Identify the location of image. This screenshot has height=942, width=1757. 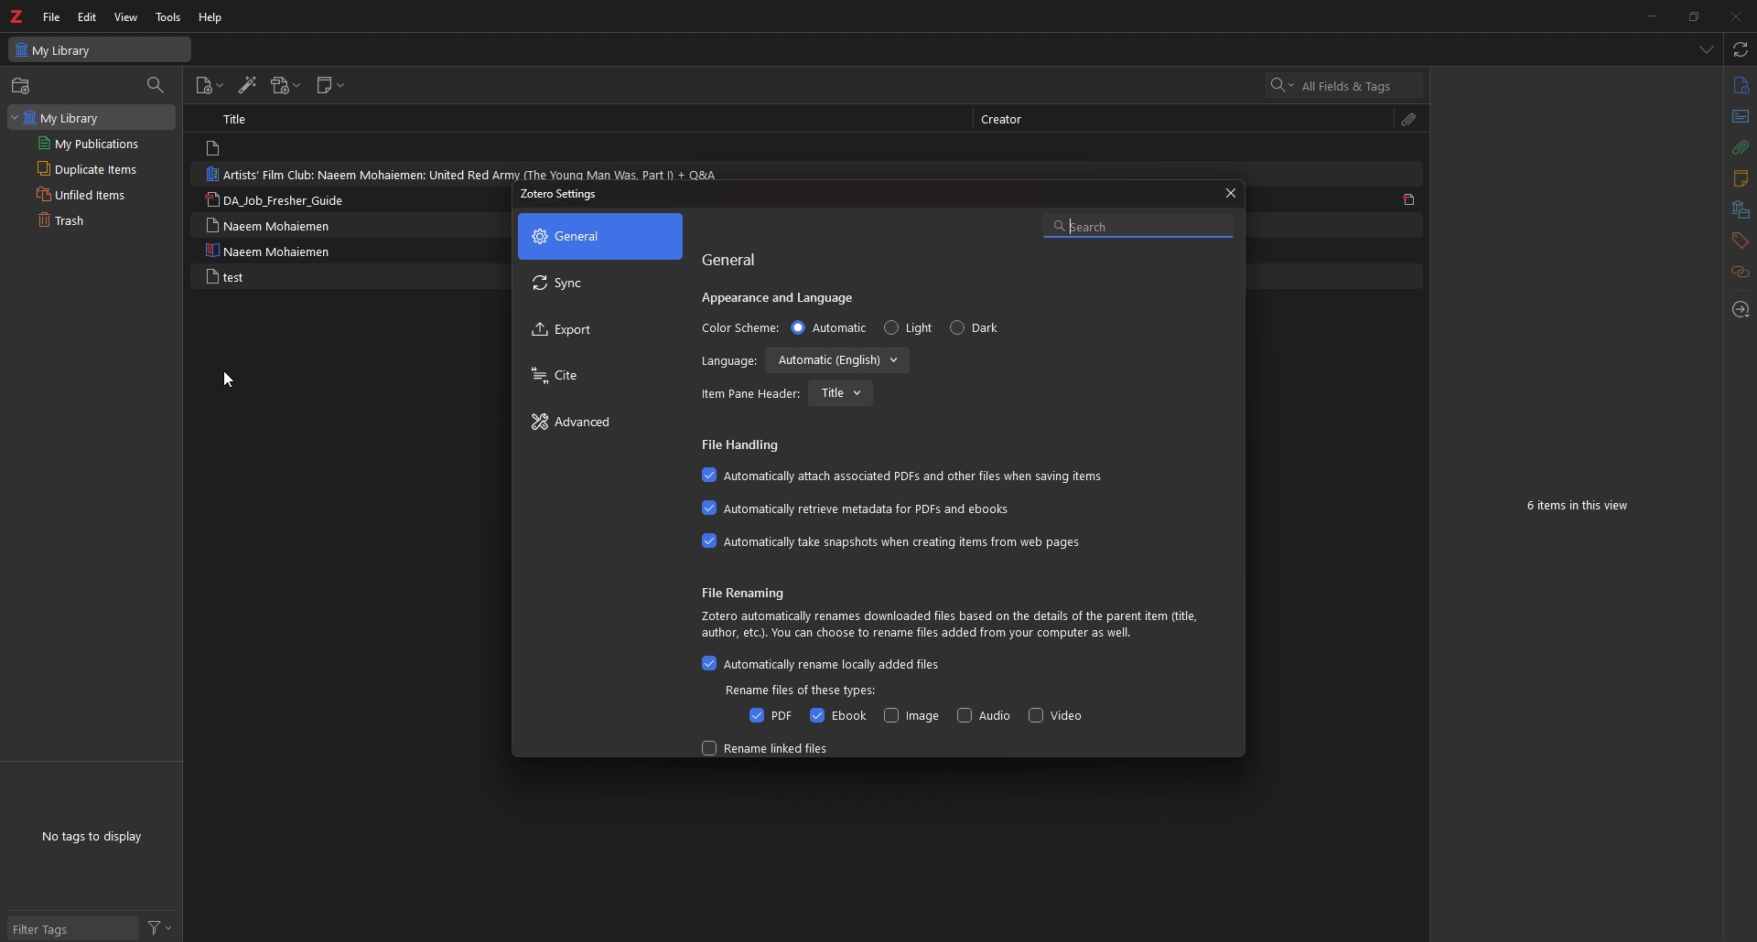
(909, 715).